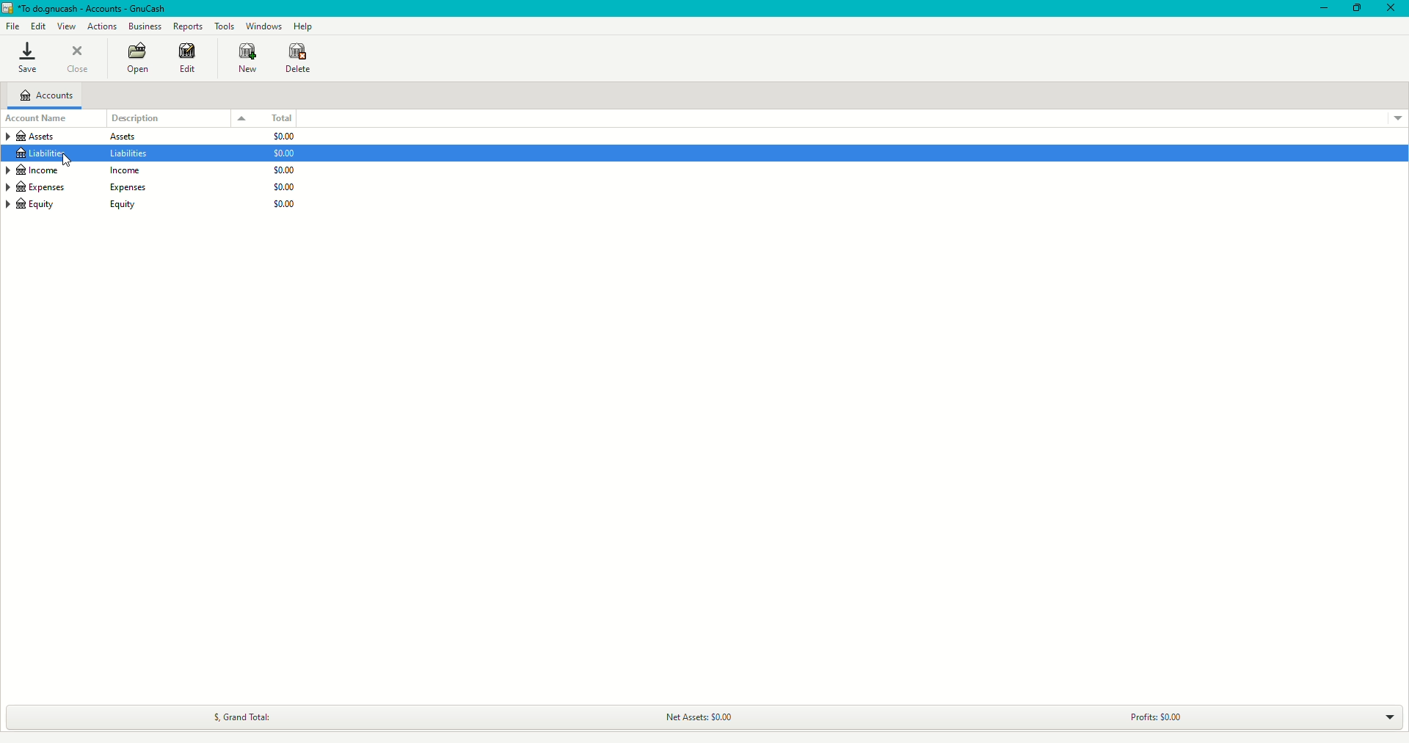  I want to click on Restore, so click(1353, 8).